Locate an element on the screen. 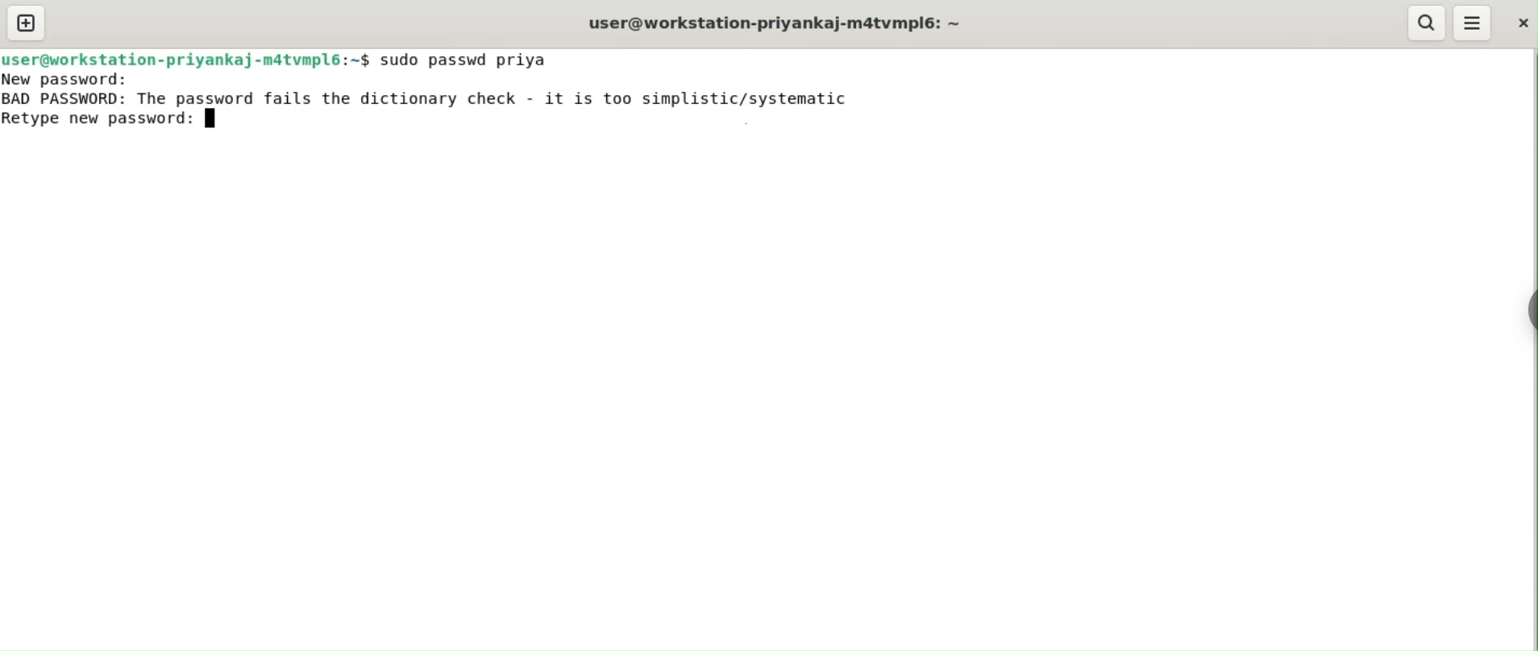  text cursor is located at coordinates (214, 119).